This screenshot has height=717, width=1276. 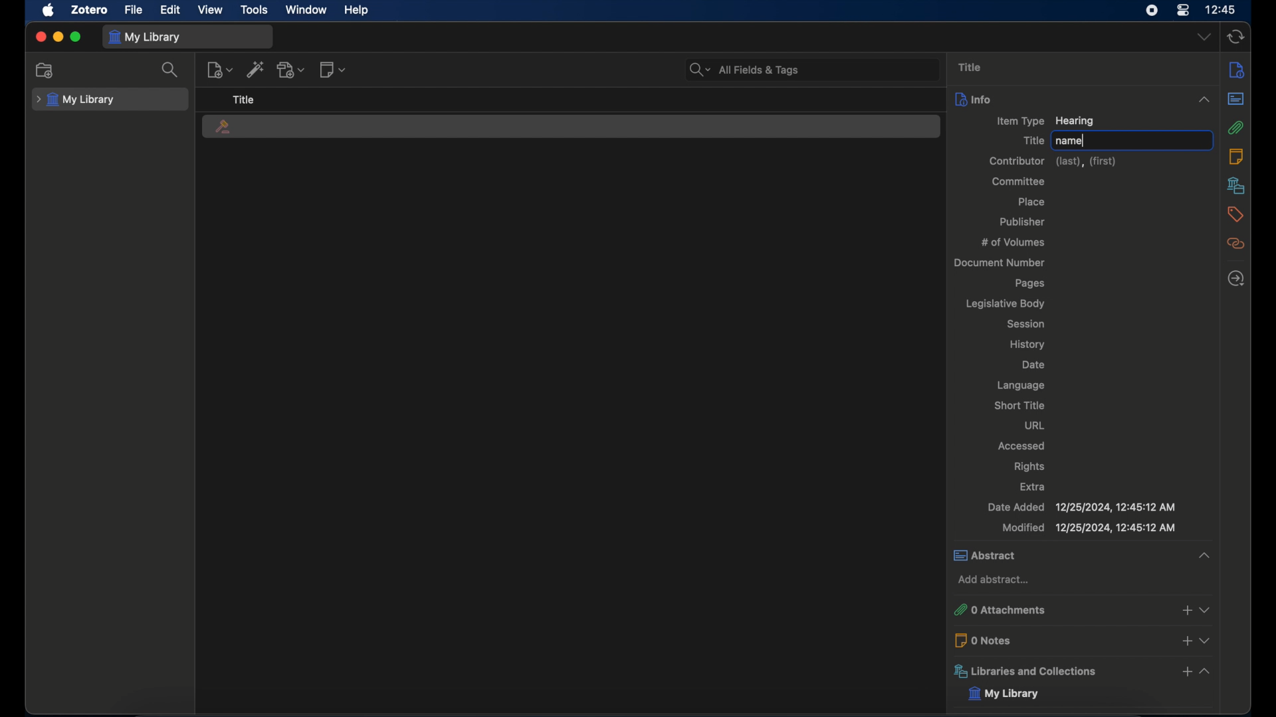 I want to click on date, so click(x=1034, y=364).